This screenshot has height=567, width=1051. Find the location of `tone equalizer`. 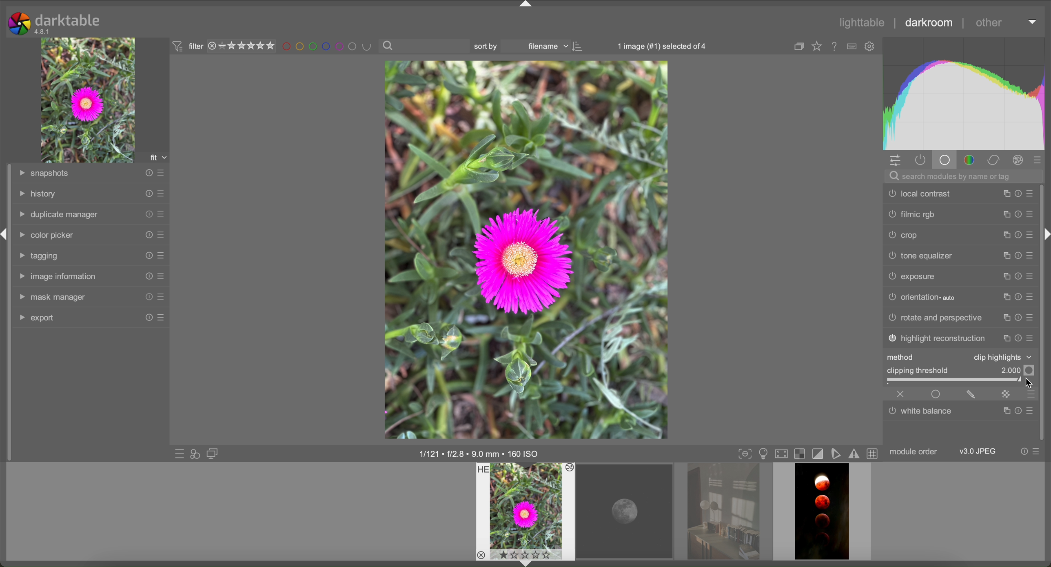

tone equalizer is located at coordinates (921, 254).